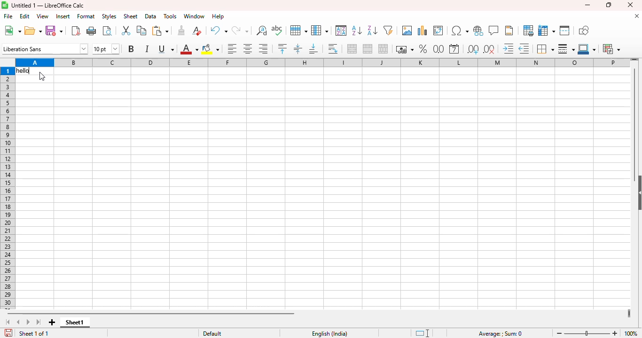 This screenshot has width=642, height=338. Describe the element at coordinates (34, 333) in the screenshot. I see `sheet 1 of 1` at that location.